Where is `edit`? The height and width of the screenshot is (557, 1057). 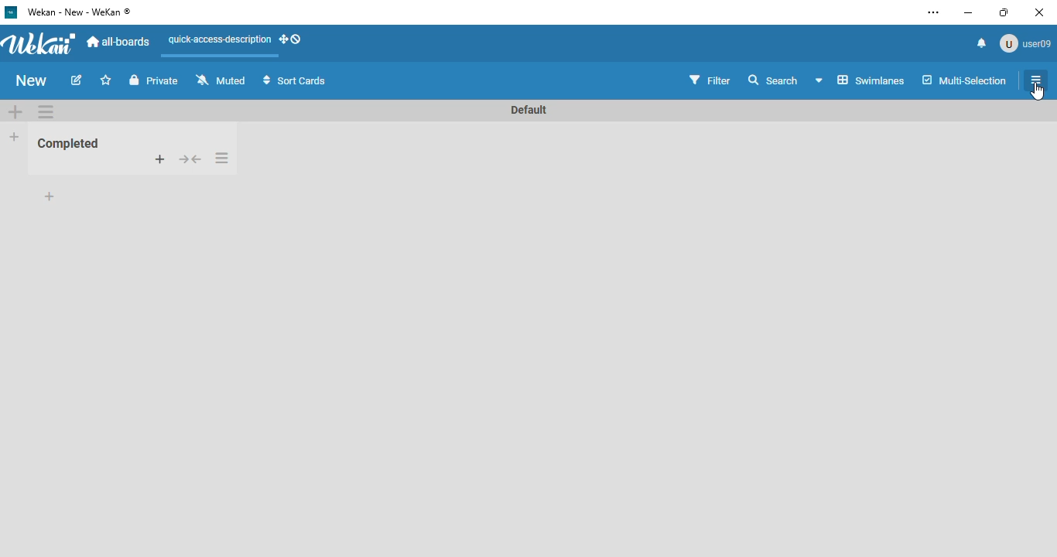
edit is located at coordinates (76, 80).